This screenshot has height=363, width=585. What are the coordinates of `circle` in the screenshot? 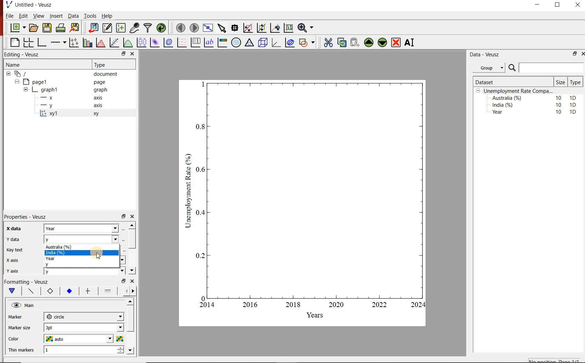 It's located at (83, 316).